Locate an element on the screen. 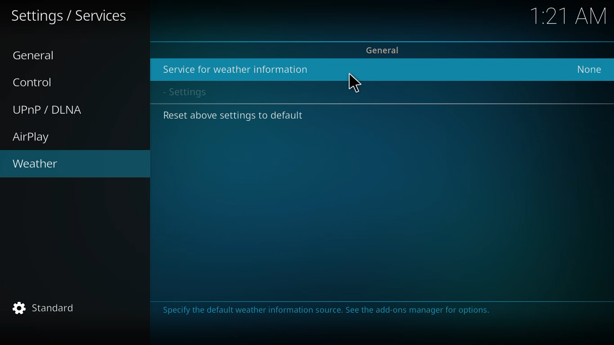 Image resolution: width=614 pixels, height=345 pixels. service for weather info is located at coordinates (235, 70).